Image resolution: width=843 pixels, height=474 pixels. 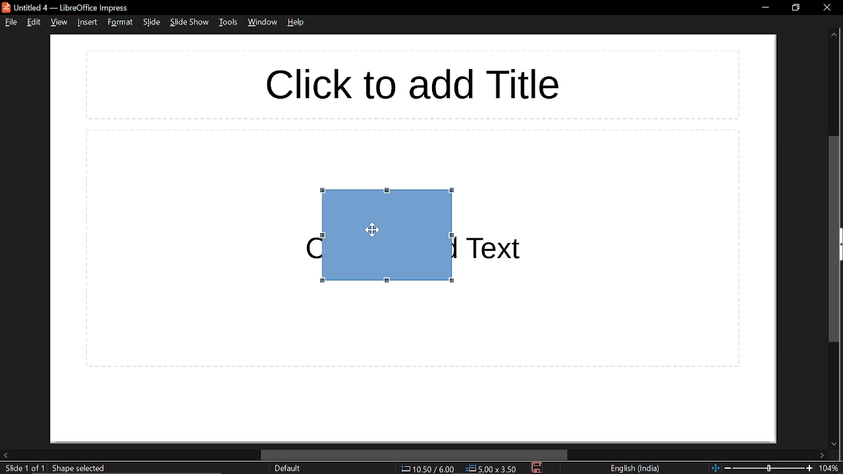 What do you see at coordinates (119, 23) in the screenshot?
I see `format` at bounding box center [119, 23].